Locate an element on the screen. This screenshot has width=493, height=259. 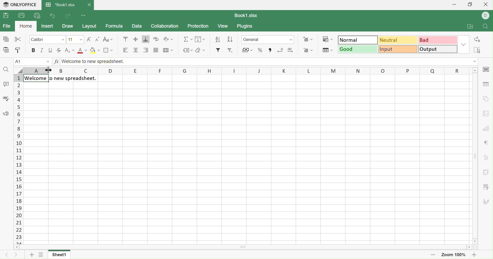
font size is located at coordinates (75, 39).